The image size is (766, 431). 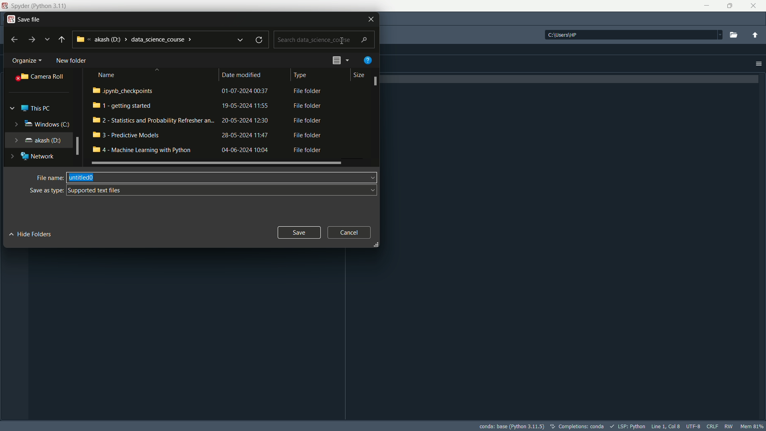 What do you see at coordinates (39, 6) in the screenshot?
I see `spyder (Python 3.11)` at bounding box center [39, 6].